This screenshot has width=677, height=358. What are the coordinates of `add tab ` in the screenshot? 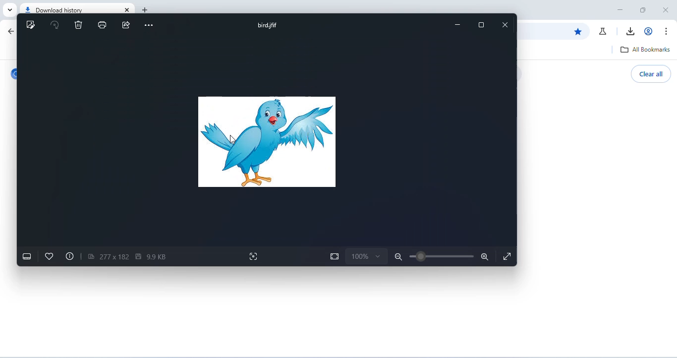 It's located at (146, 9).